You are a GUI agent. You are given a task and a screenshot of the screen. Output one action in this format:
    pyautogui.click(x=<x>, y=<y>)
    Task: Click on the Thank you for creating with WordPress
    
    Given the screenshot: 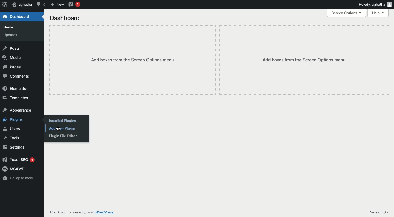 What is the action you would take?
    pyautogui.click(x=82, y=212)
    